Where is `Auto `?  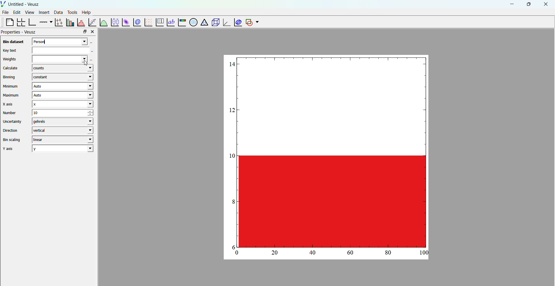
Auto  is located at coordinates (62, 96).